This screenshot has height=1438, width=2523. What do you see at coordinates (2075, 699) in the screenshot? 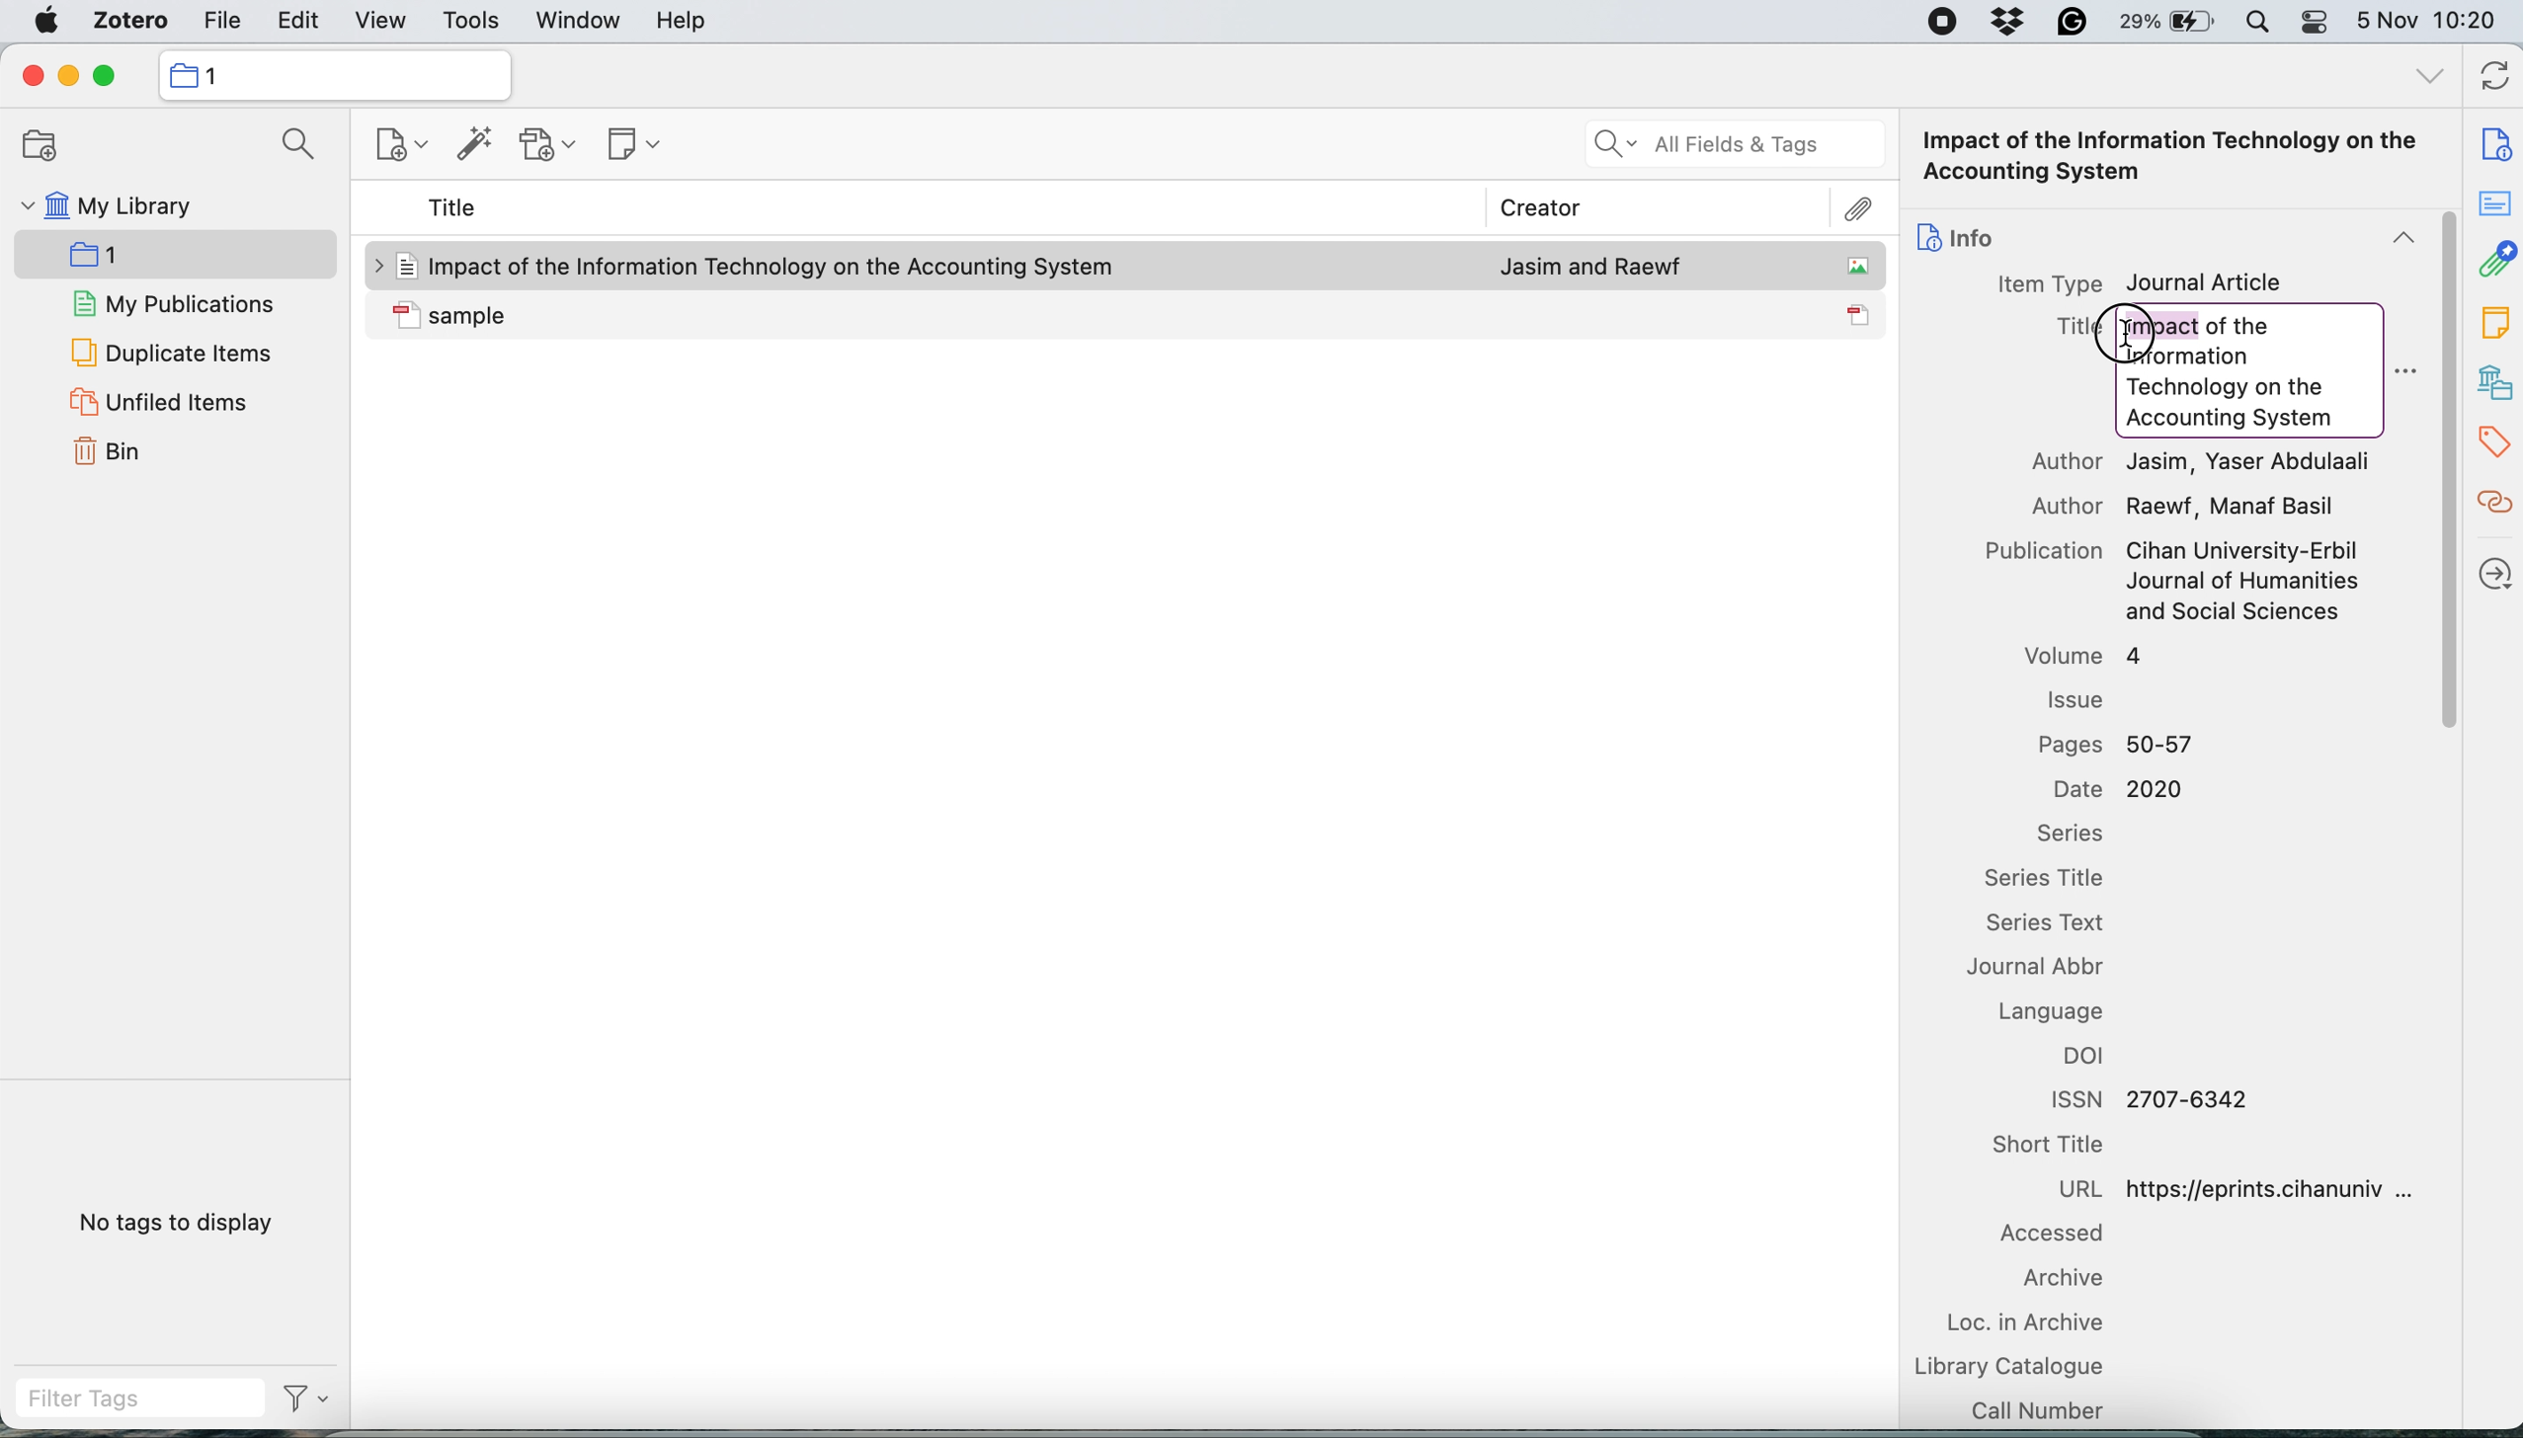
I see `issue` at bounding box center [2075, 699].